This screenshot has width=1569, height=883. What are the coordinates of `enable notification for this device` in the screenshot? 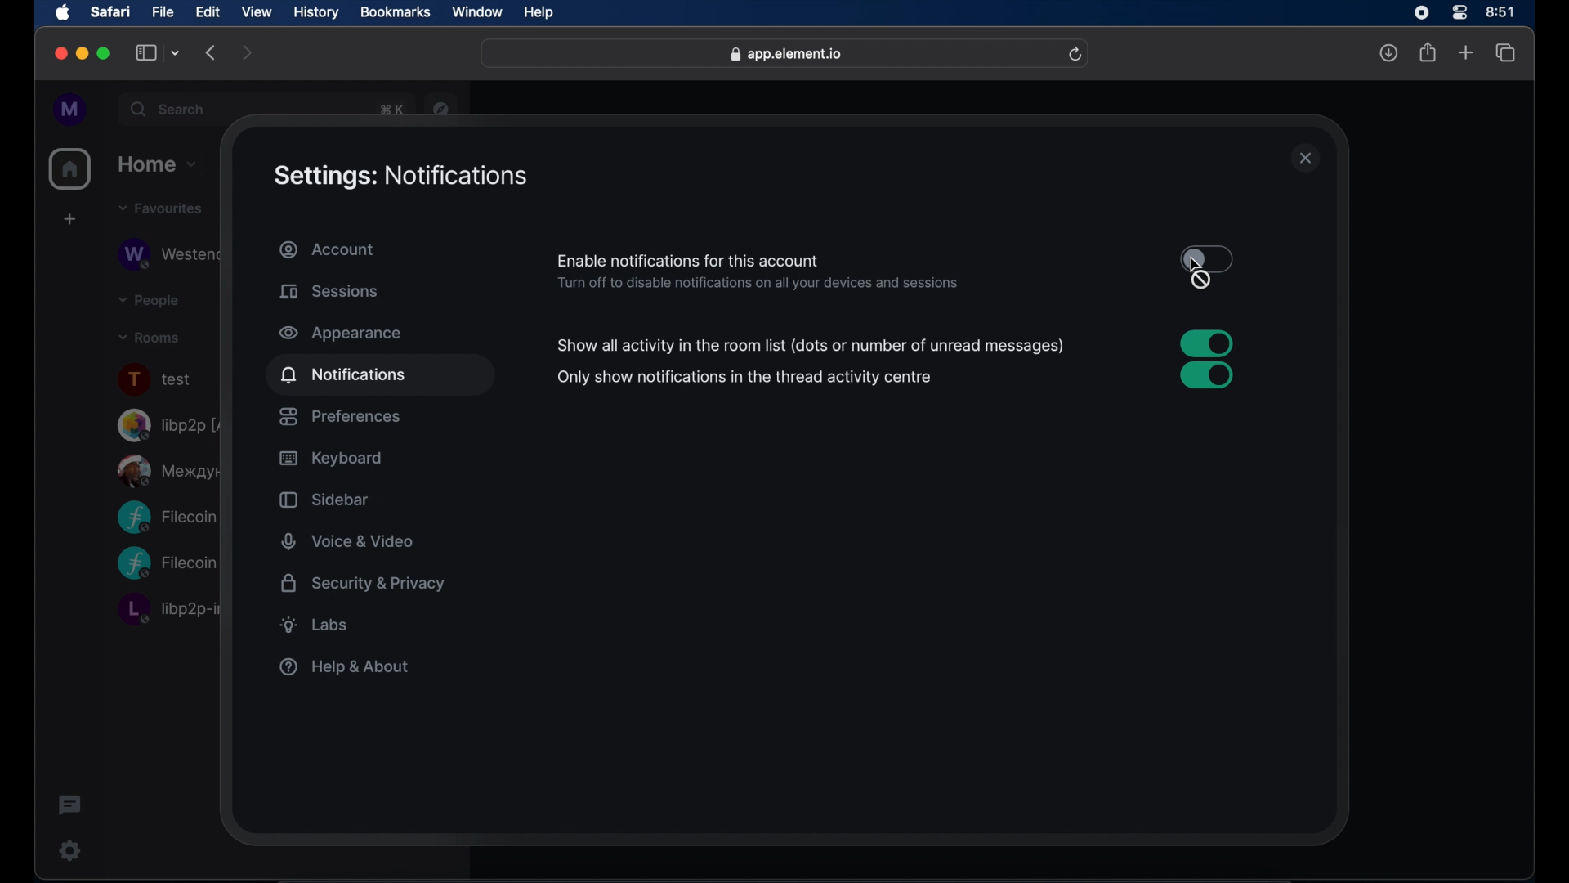 It's located at (771, 377).